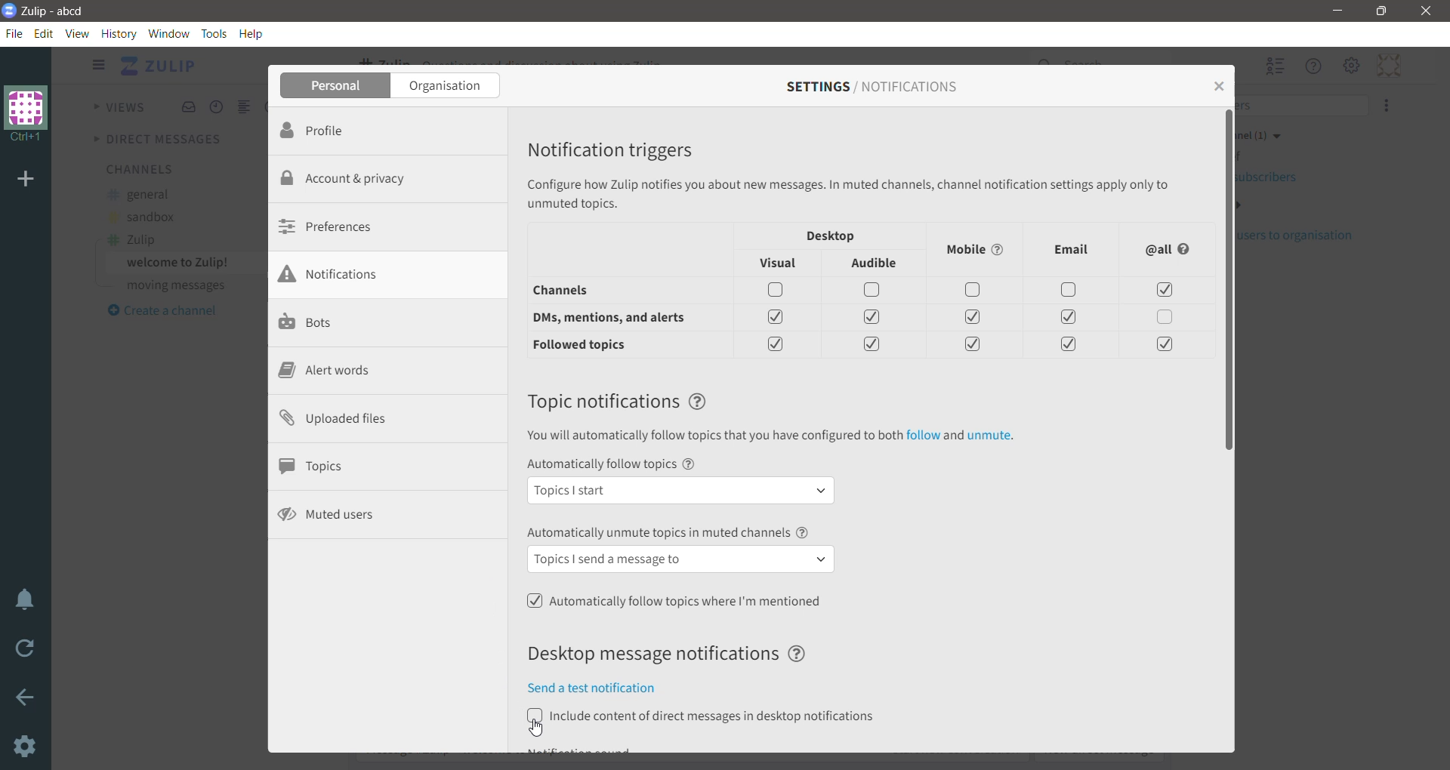 The width and height of the screenshot is (1450, 770). I want to click on check box, so click(873, 291).